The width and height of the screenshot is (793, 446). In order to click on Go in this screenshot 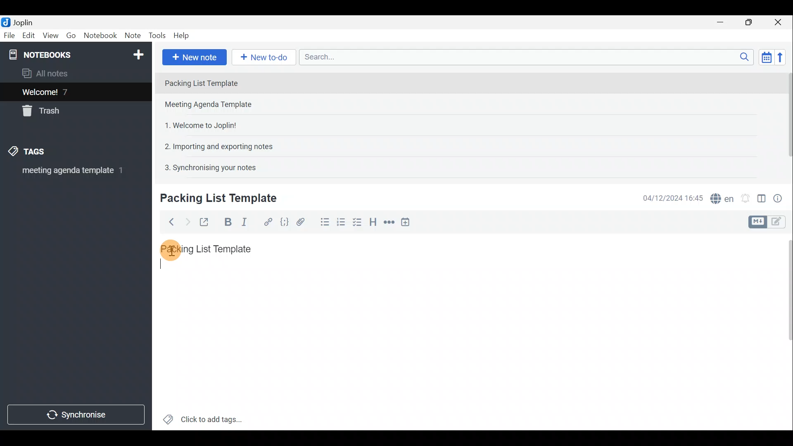, I will do `click(71, 36)`.